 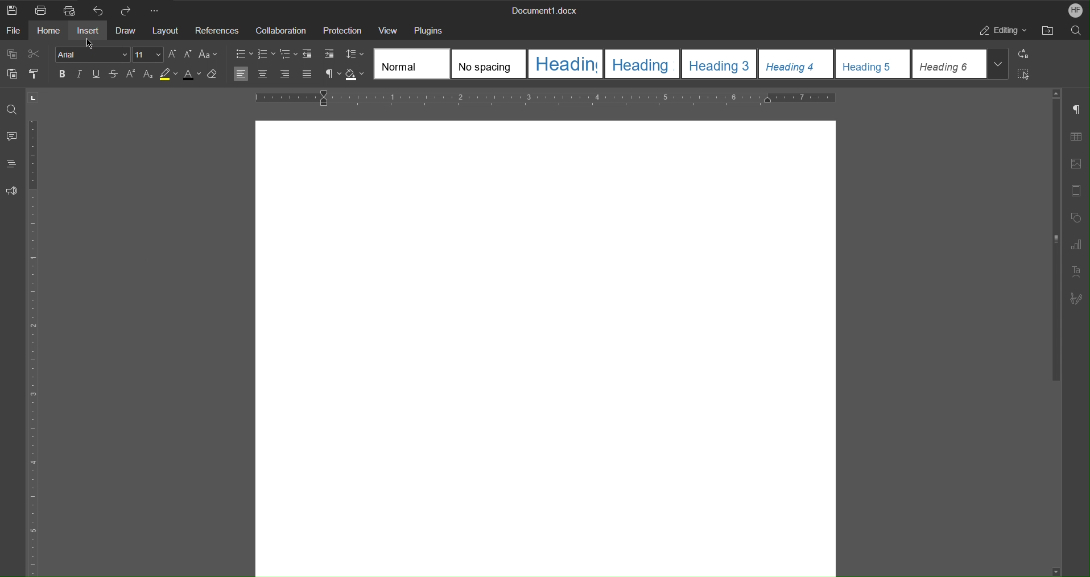 I want to click on Normal, so click(x=413, y=64).